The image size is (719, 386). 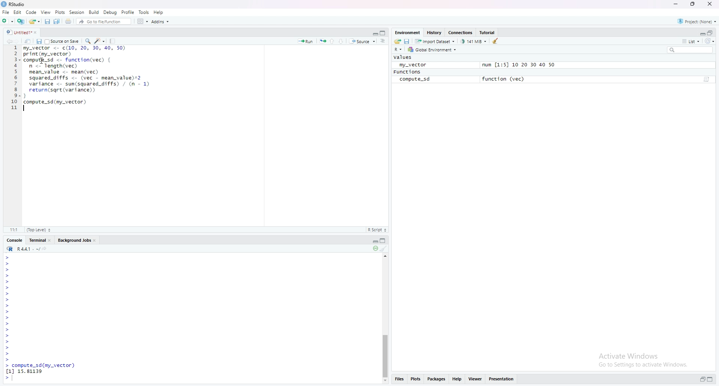 I want to click on Prompt cursor, so click(x=8, y=379).